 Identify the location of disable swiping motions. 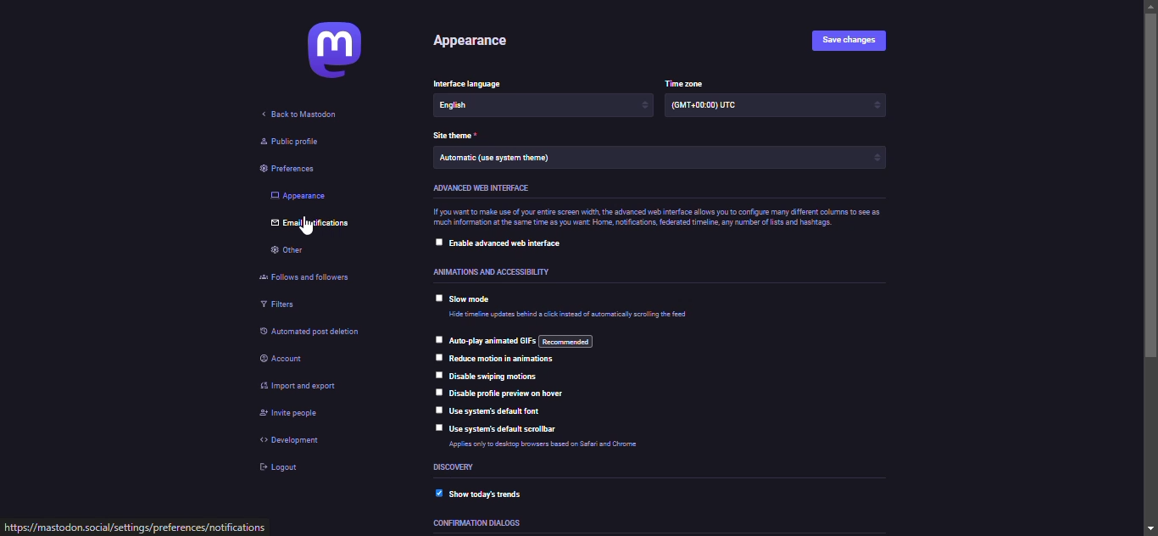
(492, 377).